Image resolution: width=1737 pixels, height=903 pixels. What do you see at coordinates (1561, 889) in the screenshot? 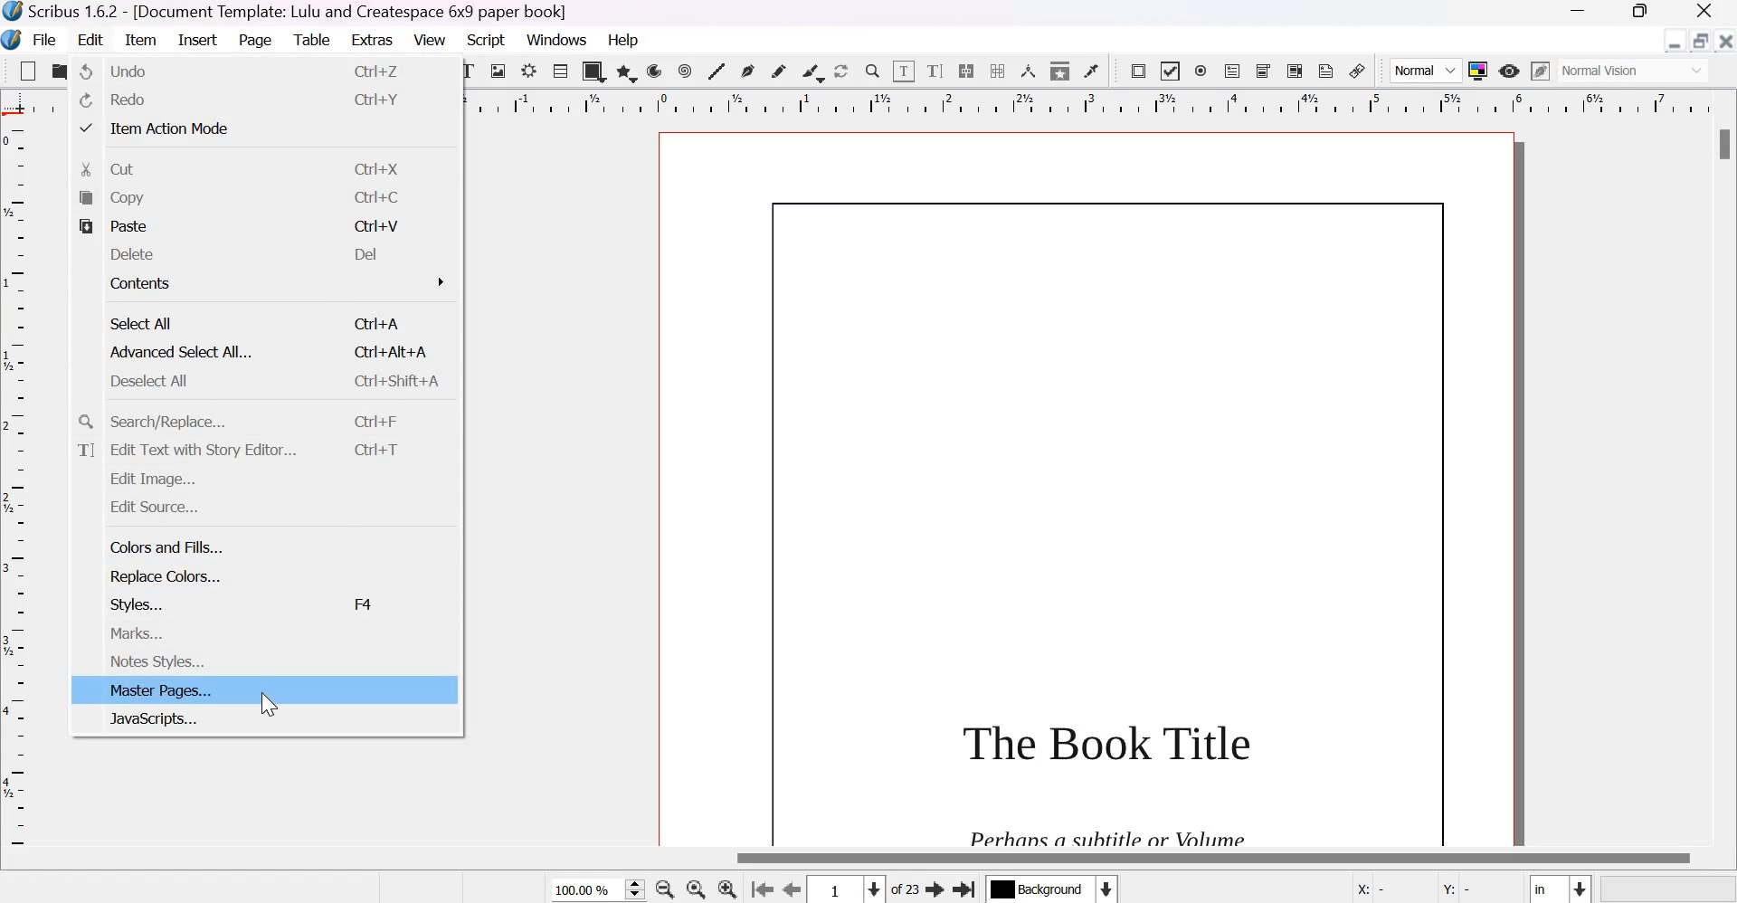
I see `Select the current unit` at bounding box center [1561, 889].